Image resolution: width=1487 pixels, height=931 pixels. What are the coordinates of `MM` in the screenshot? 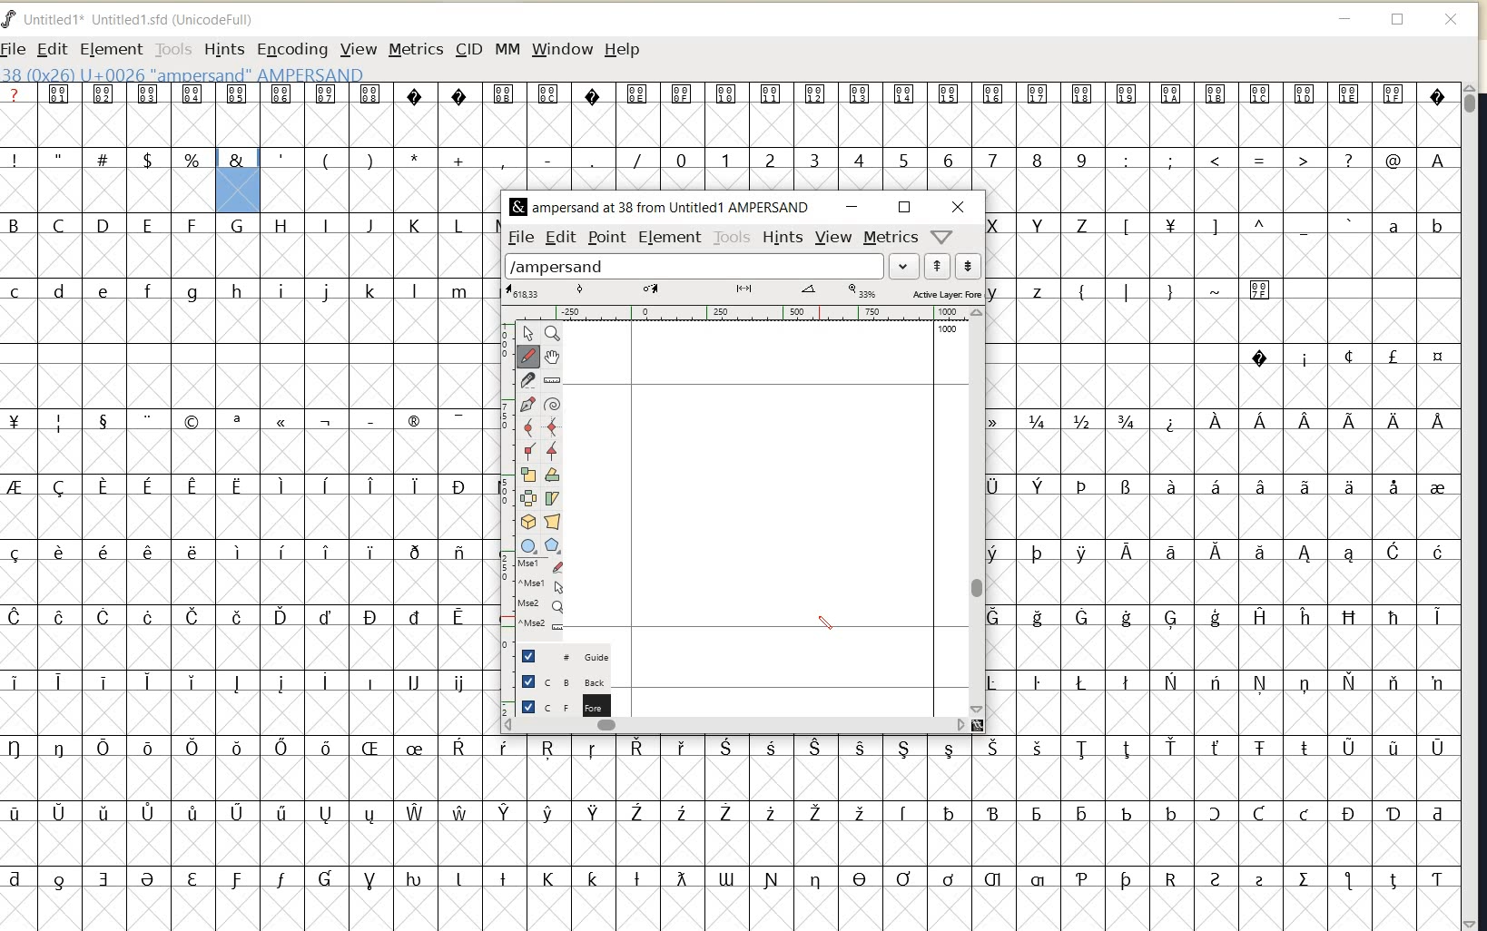 It's located at (506, 48).